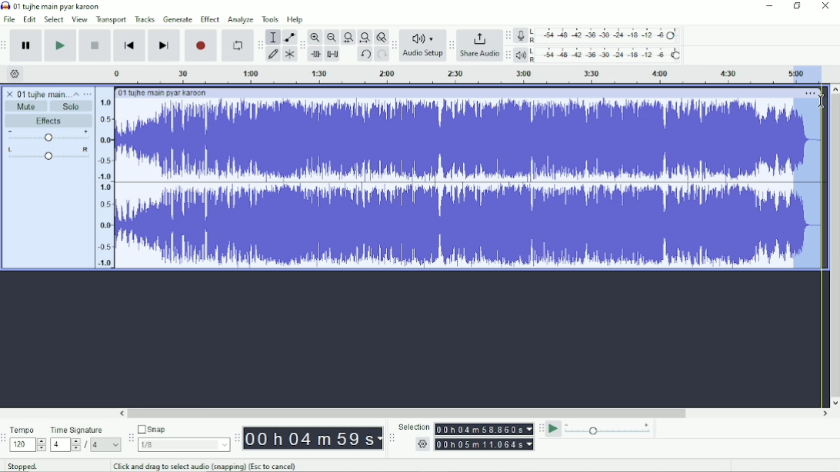 This screenshot has width=840, height=472. I want to click on 00h00m00.000s, so click(485, 444).